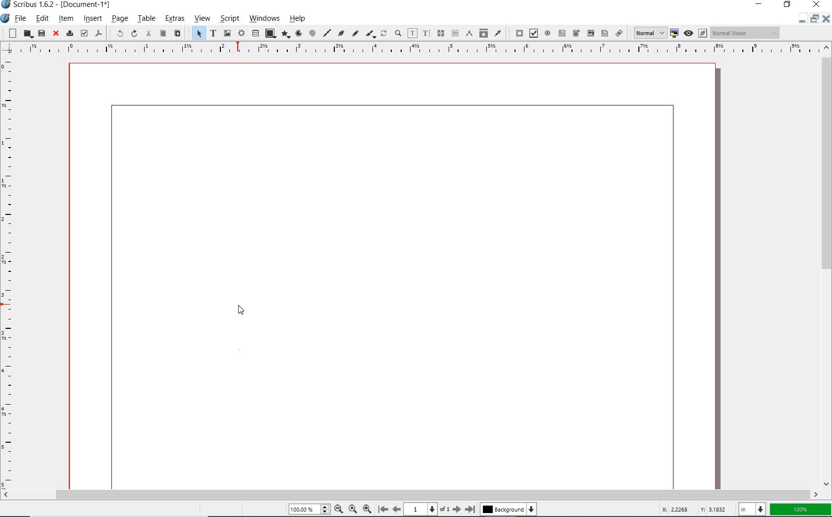 The image size is (832, 517). What do you see at coordinates (753, 509) in the screenshot?
I see `in` at bounding box center [753, 509].